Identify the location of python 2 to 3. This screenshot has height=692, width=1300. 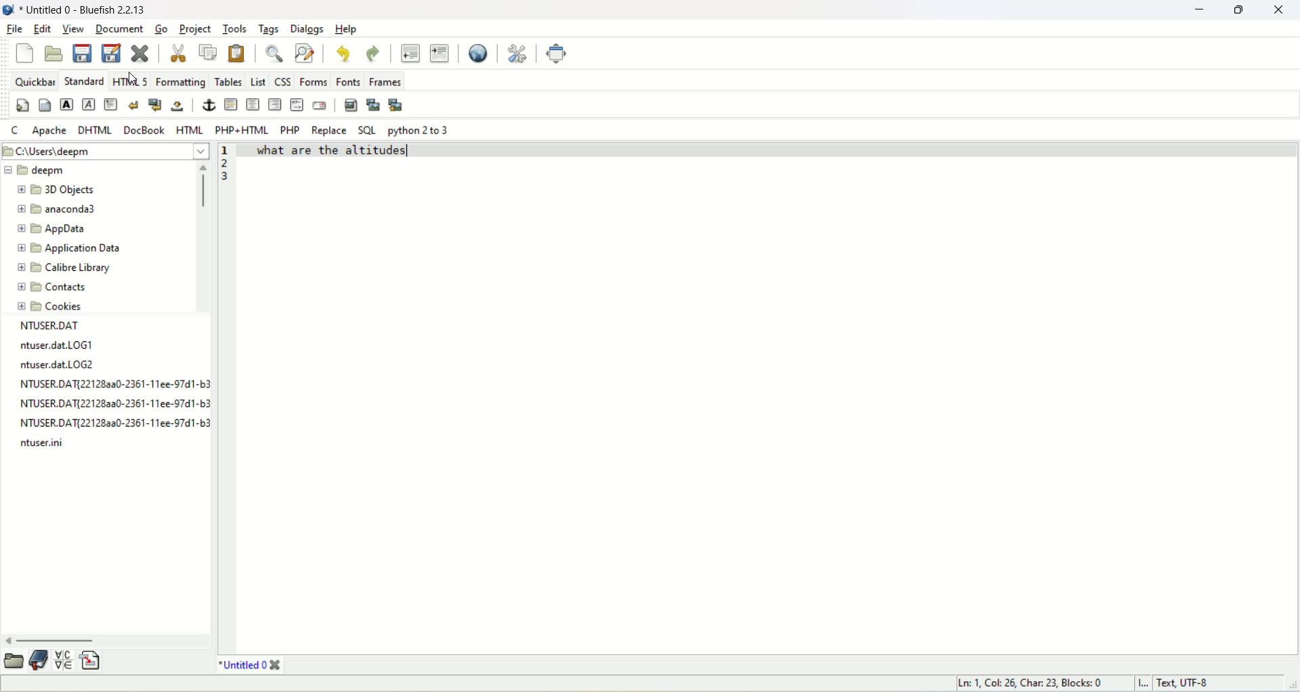
(419, 129).